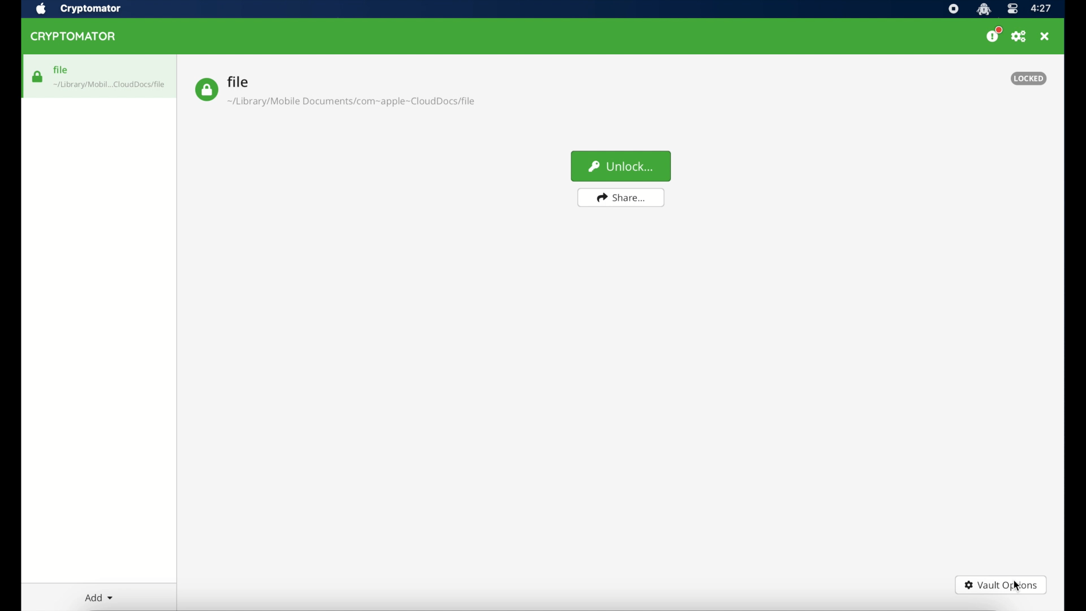  What do you see at coordinates (993, 35) in the screenshot?
I see `donate` at bounding box center [993, 35].